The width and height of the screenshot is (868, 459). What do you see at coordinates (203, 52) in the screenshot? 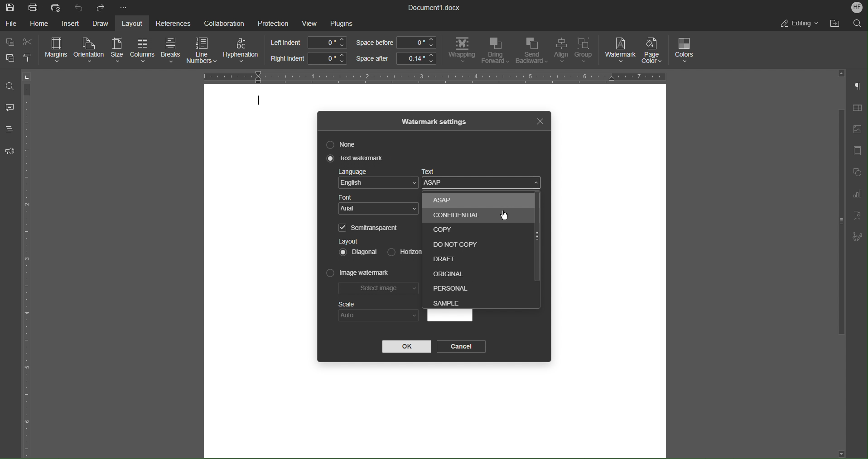
I see `Line Numbers` at bounding box center [203, 52].